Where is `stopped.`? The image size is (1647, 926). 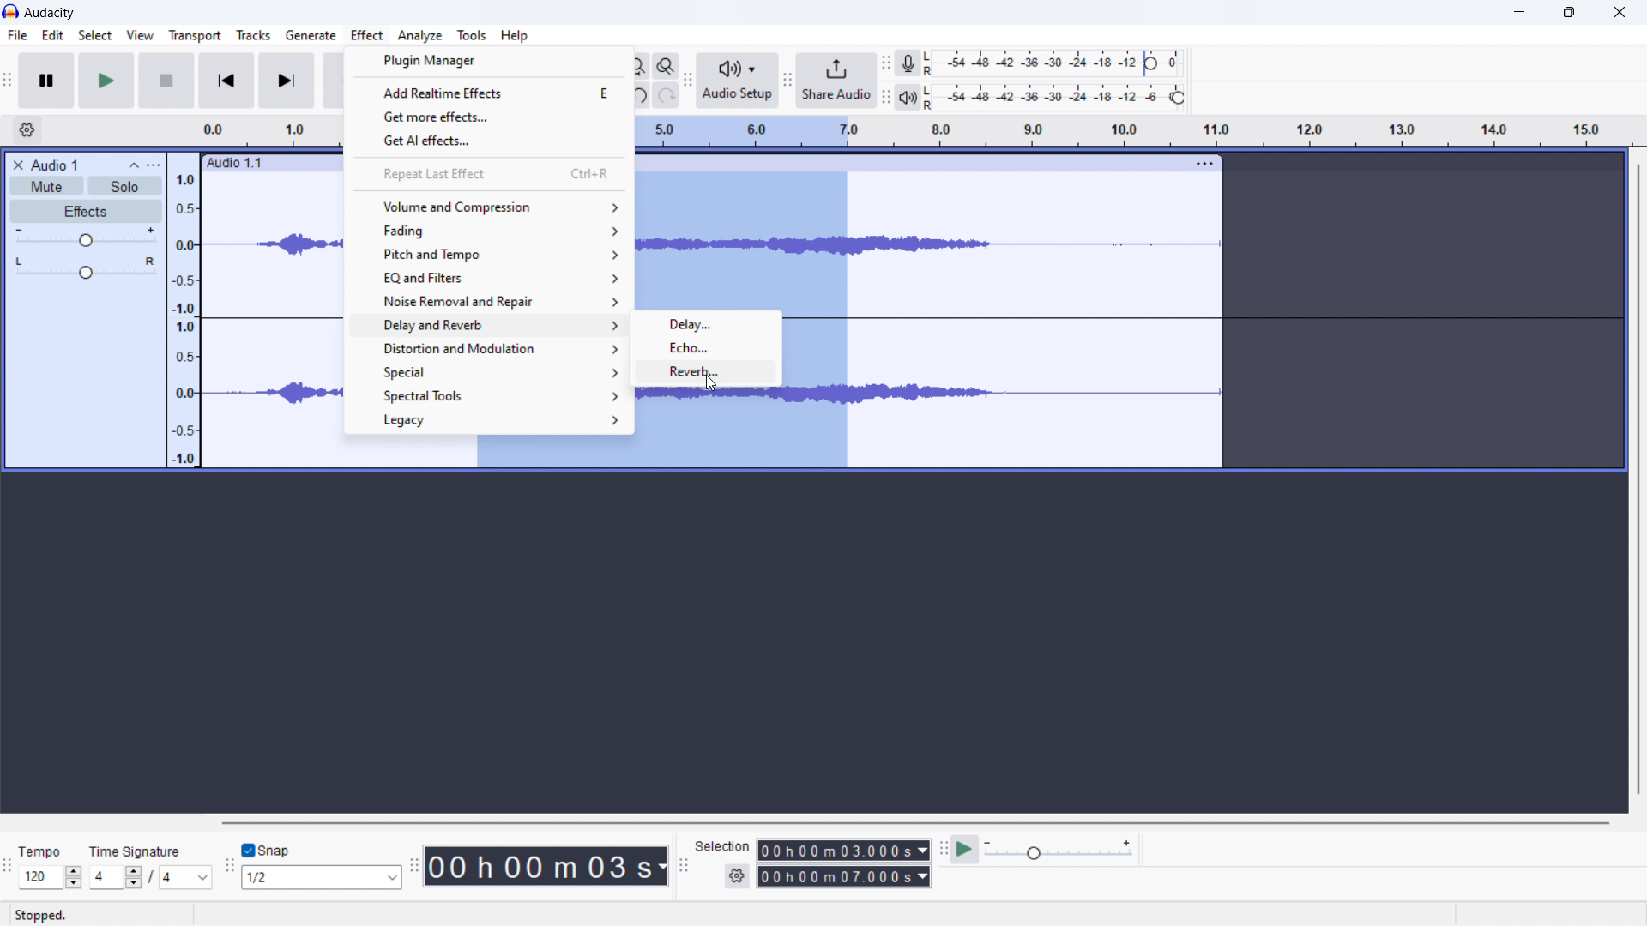
stopped. is located at coordinates (41, 916).